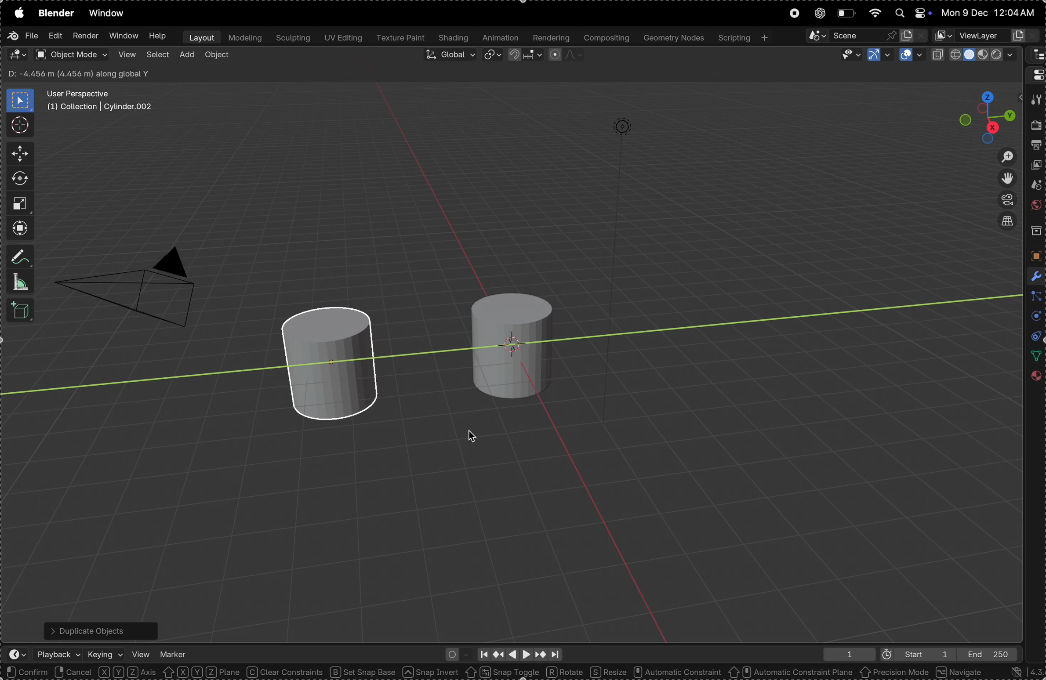 The width and height of the screenshot is (1046, 680). I want to click on proportinall falling objects, so click(562, 55).